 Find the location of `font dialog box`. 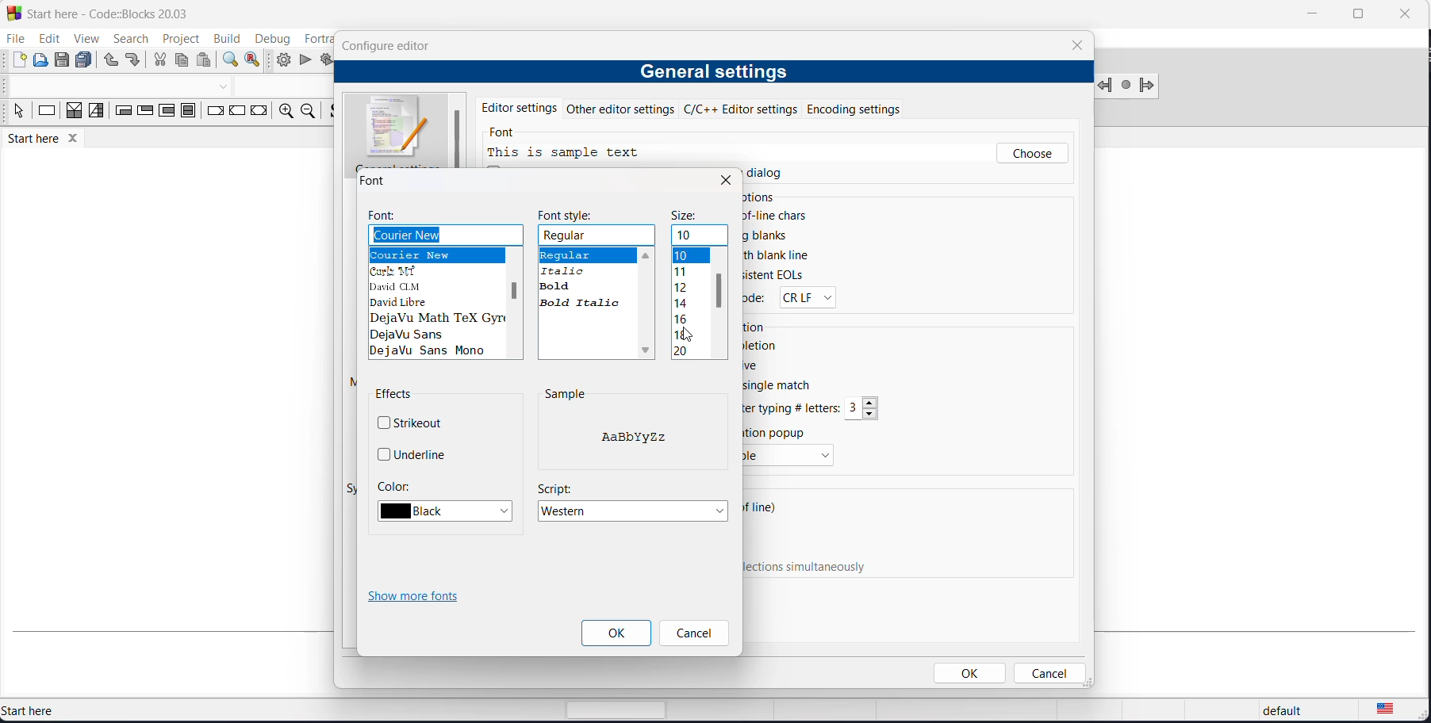

font dialog box is located at coordinates (378, 181).